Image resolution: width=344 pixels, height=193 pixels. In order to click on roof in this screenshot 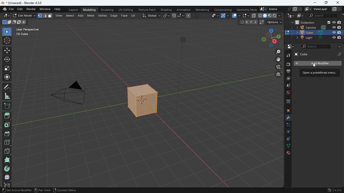, I will do `click(7, 134)`.